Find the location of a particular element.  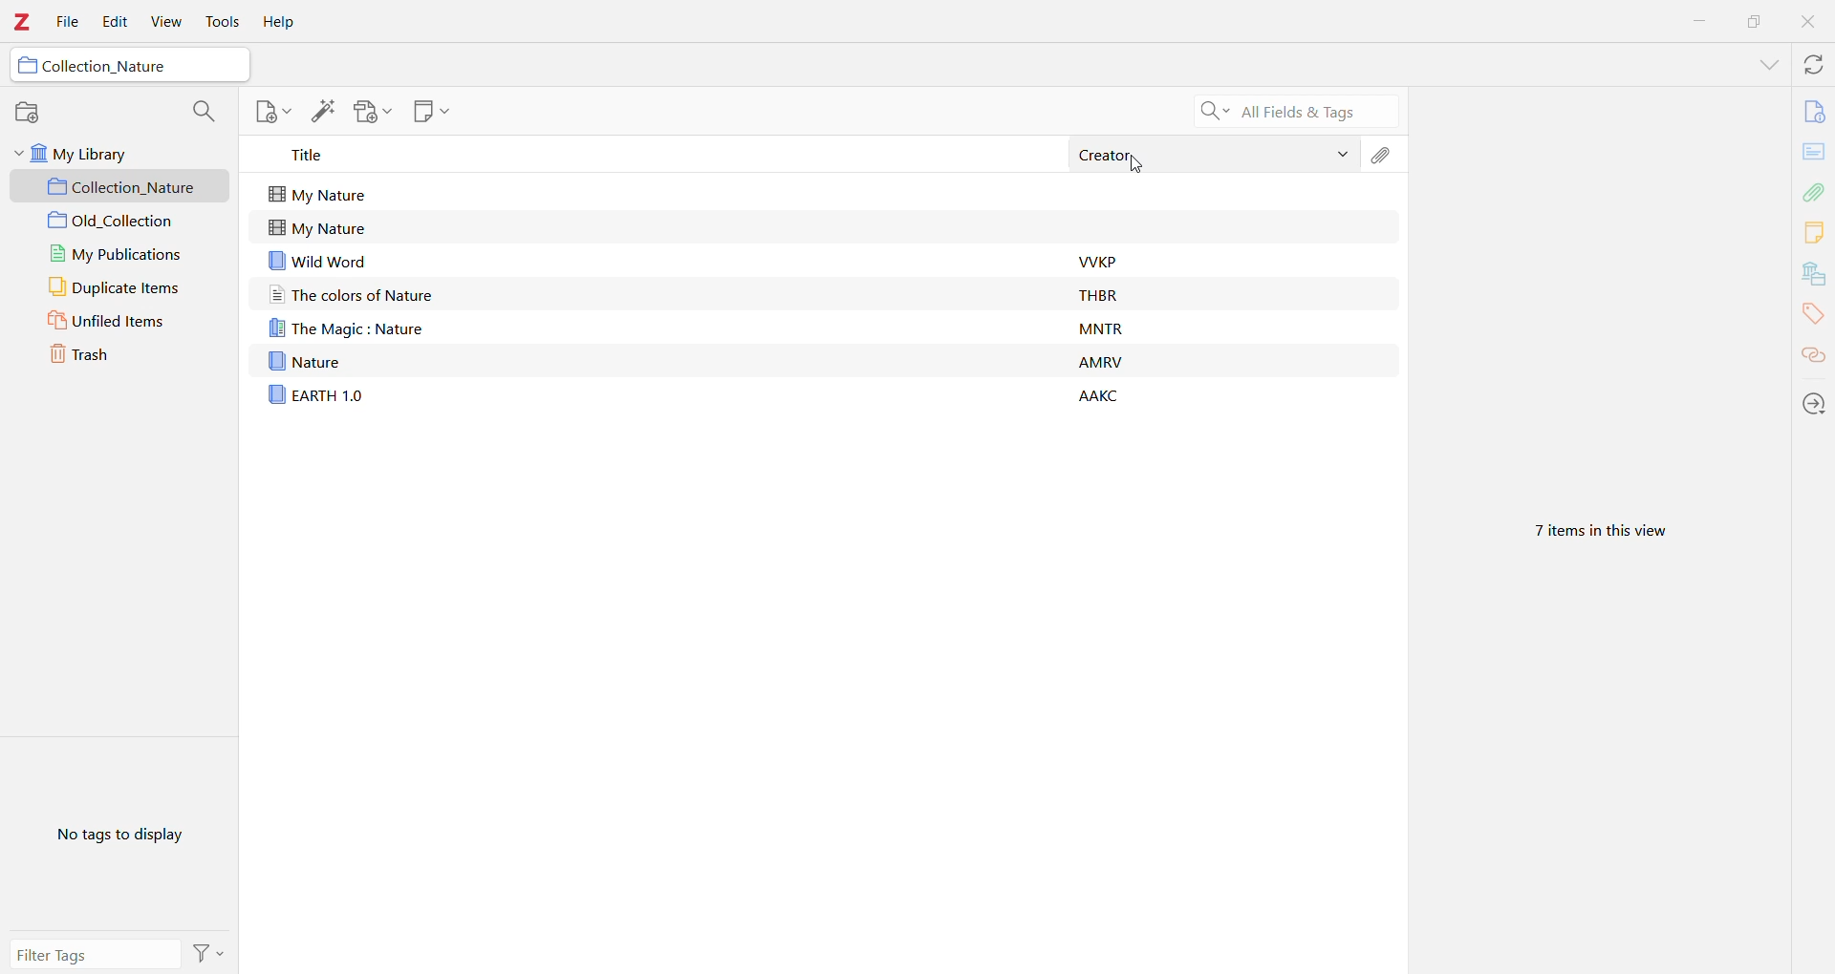

Unfiled Items is located at coordinates (125, 322).